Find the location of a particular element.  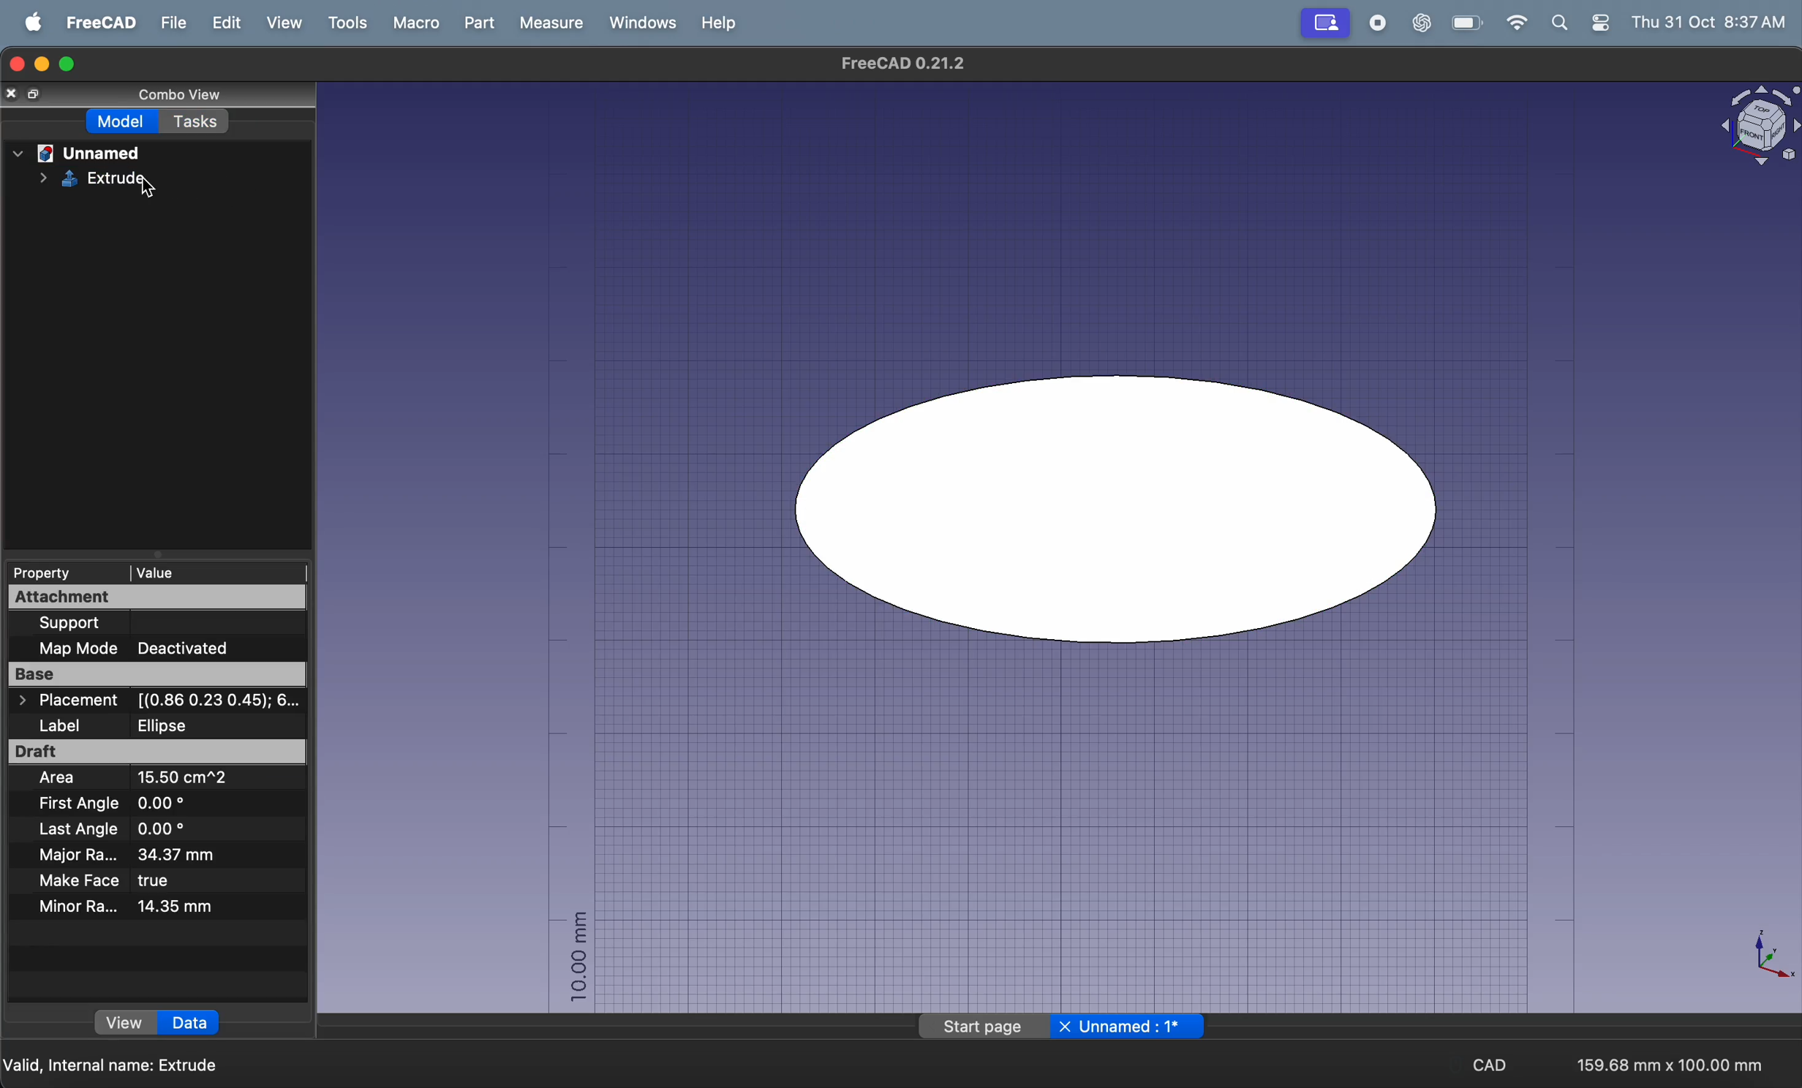

view data is located at coordinates (156, 1023).